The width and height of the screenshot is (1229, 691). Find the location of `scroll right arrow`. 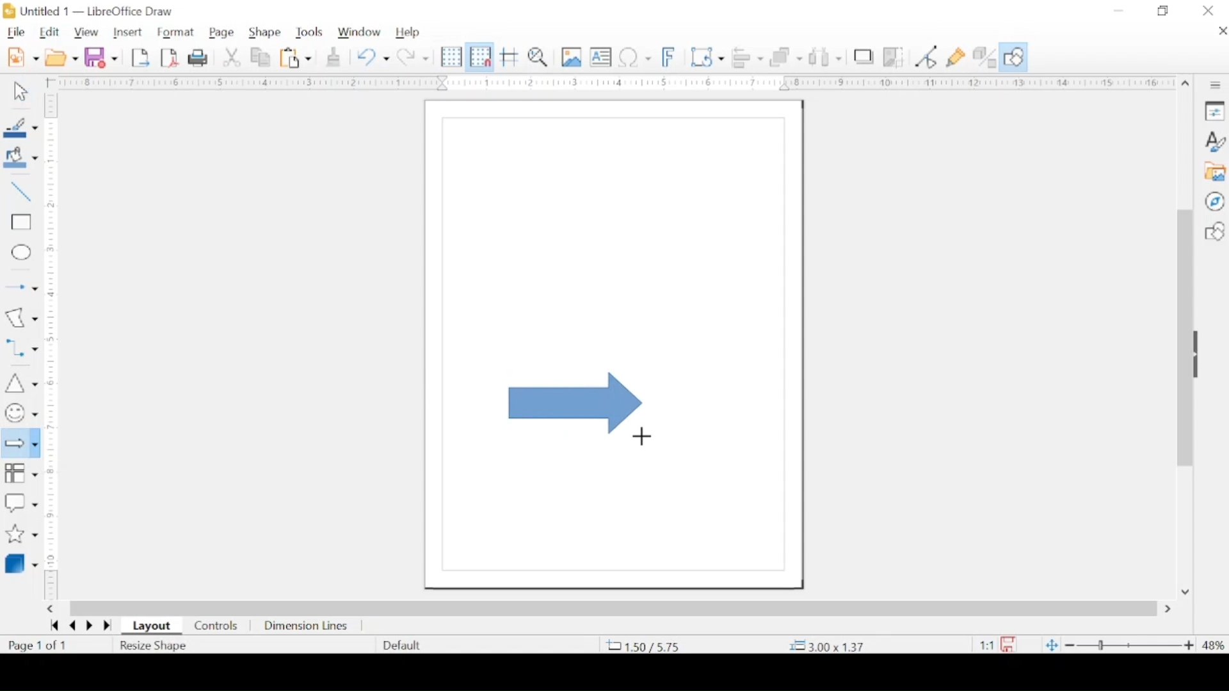

scroll right arrow is located at coordinates (1171, 609).